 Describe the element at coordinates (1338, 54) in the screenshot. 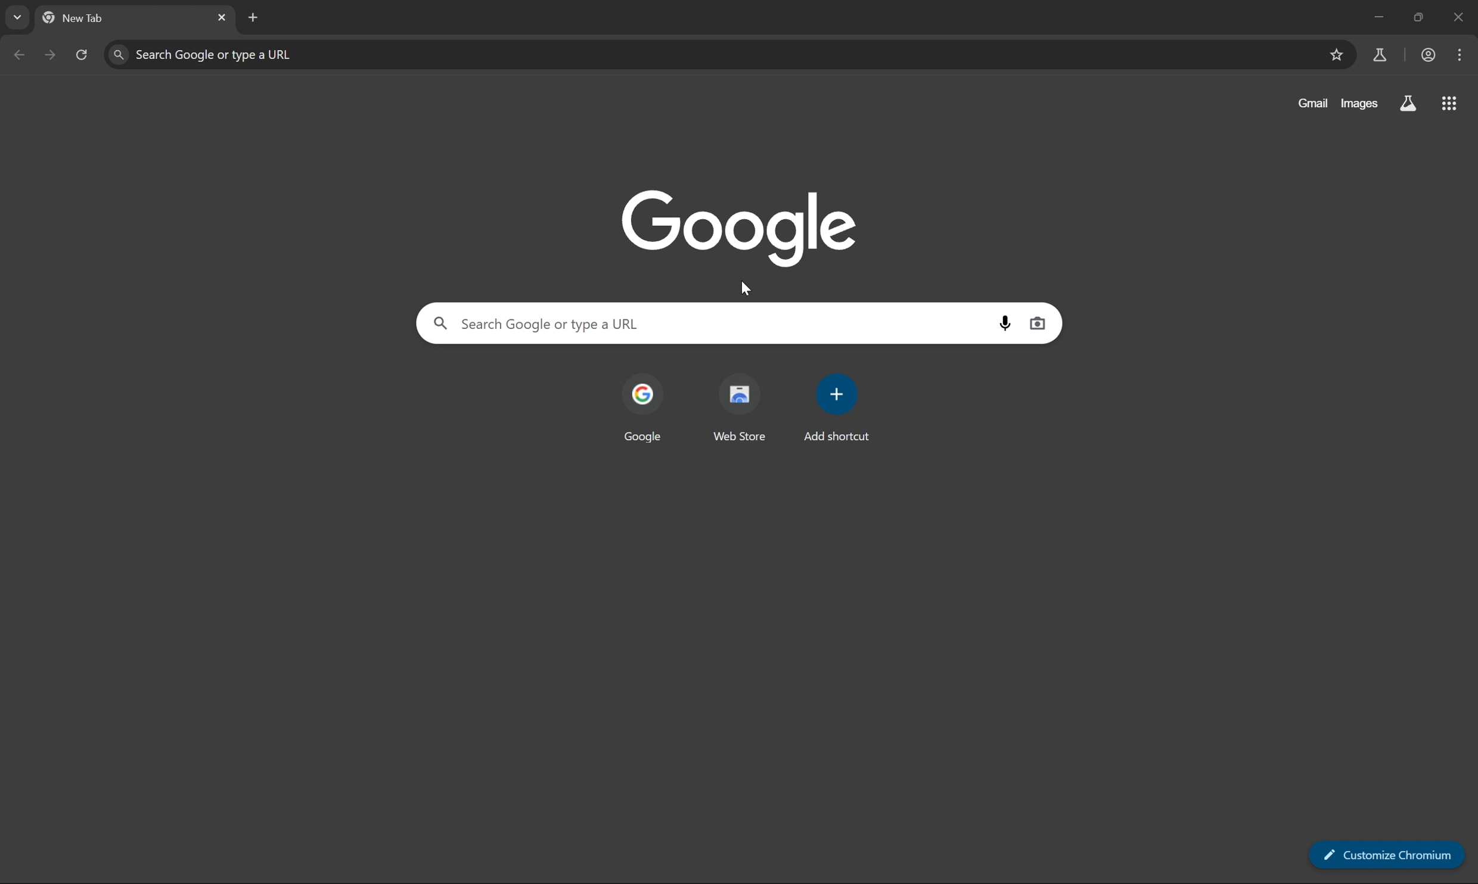

I see `bookmarks` at that location.